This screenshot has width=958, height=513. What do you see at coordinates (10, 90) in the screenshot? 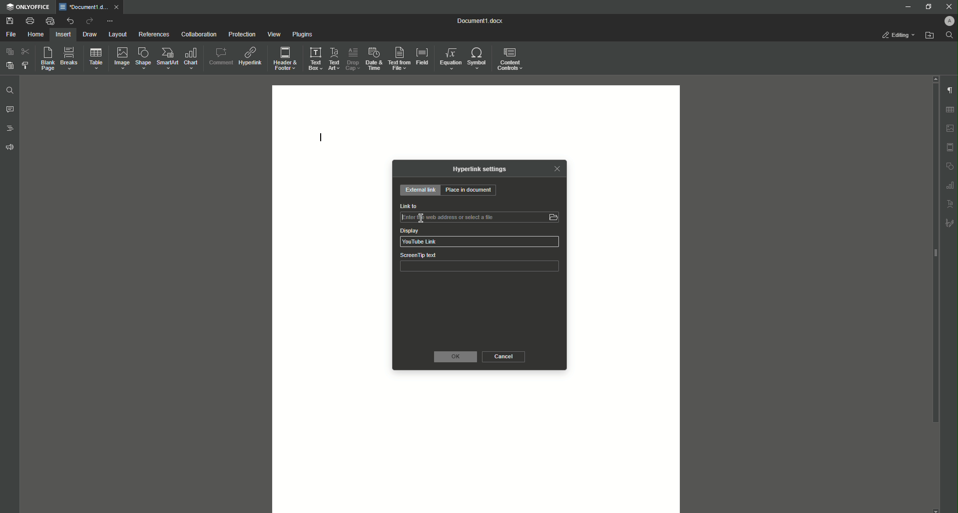
I see `Find` at bounding box center [10, 90].